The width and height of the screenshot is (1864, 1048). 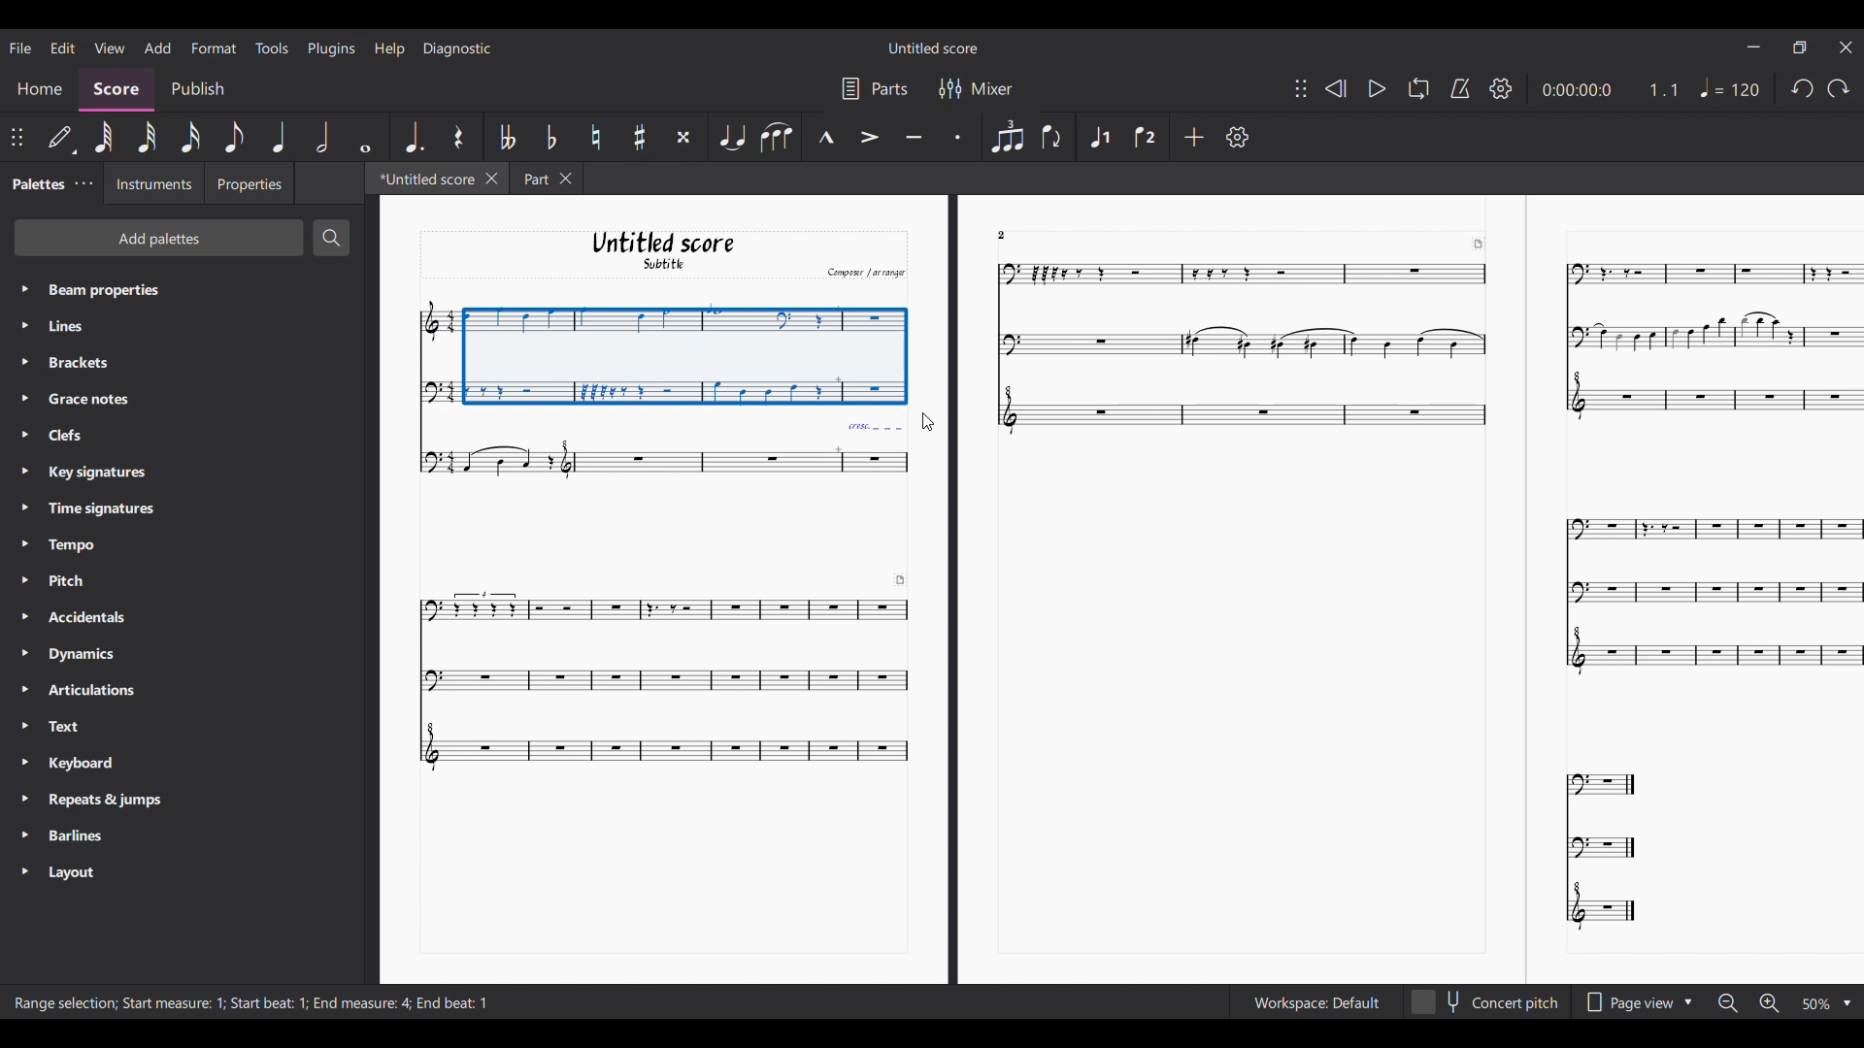 I want to click on 32nd note, so click(x=149, y=137).